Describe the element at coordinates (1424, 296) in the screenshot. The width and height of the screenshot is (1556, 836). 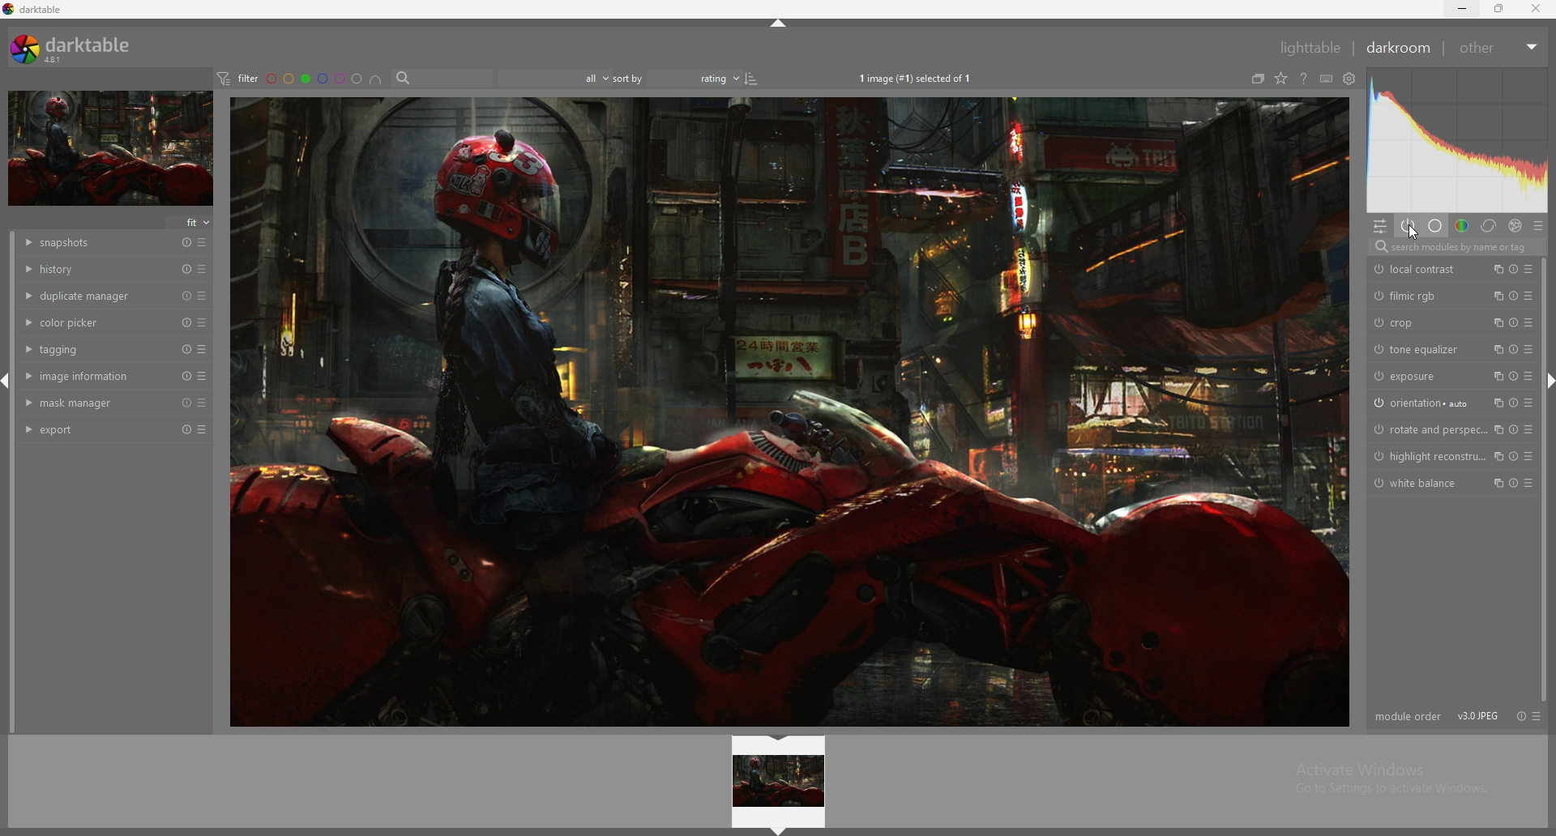
I see `filmic rgb` at that location.